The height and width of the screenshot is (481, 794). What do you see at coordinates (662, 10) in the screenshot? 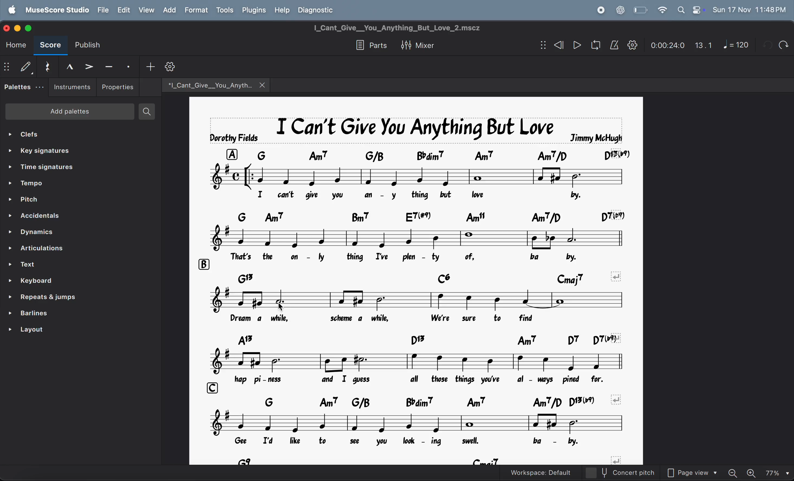
I see `wifi` at bounding box center [662, 10].